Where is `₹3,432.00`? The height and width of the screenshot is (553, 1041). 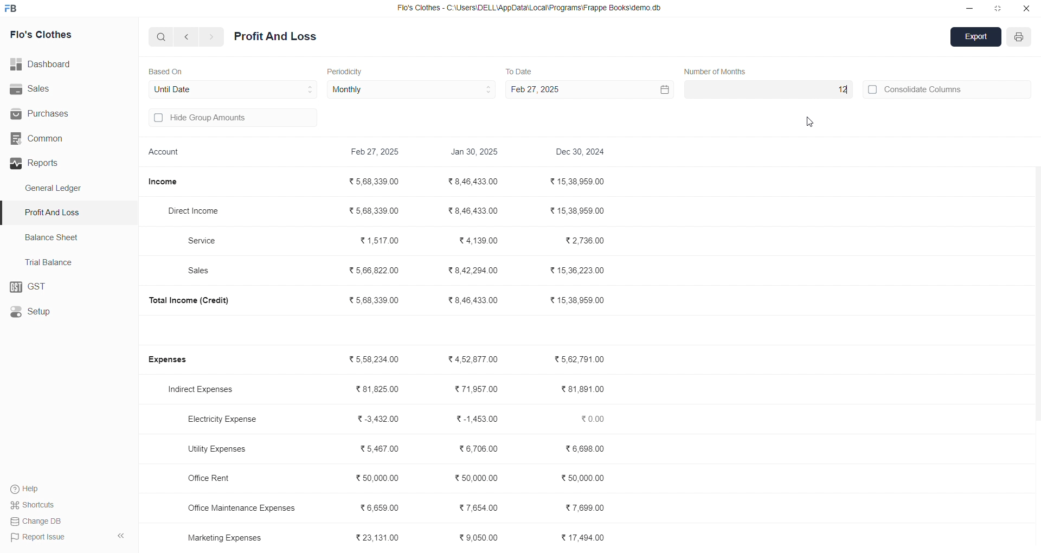 ₹3,432.00 is located at coordinates (380, 419).